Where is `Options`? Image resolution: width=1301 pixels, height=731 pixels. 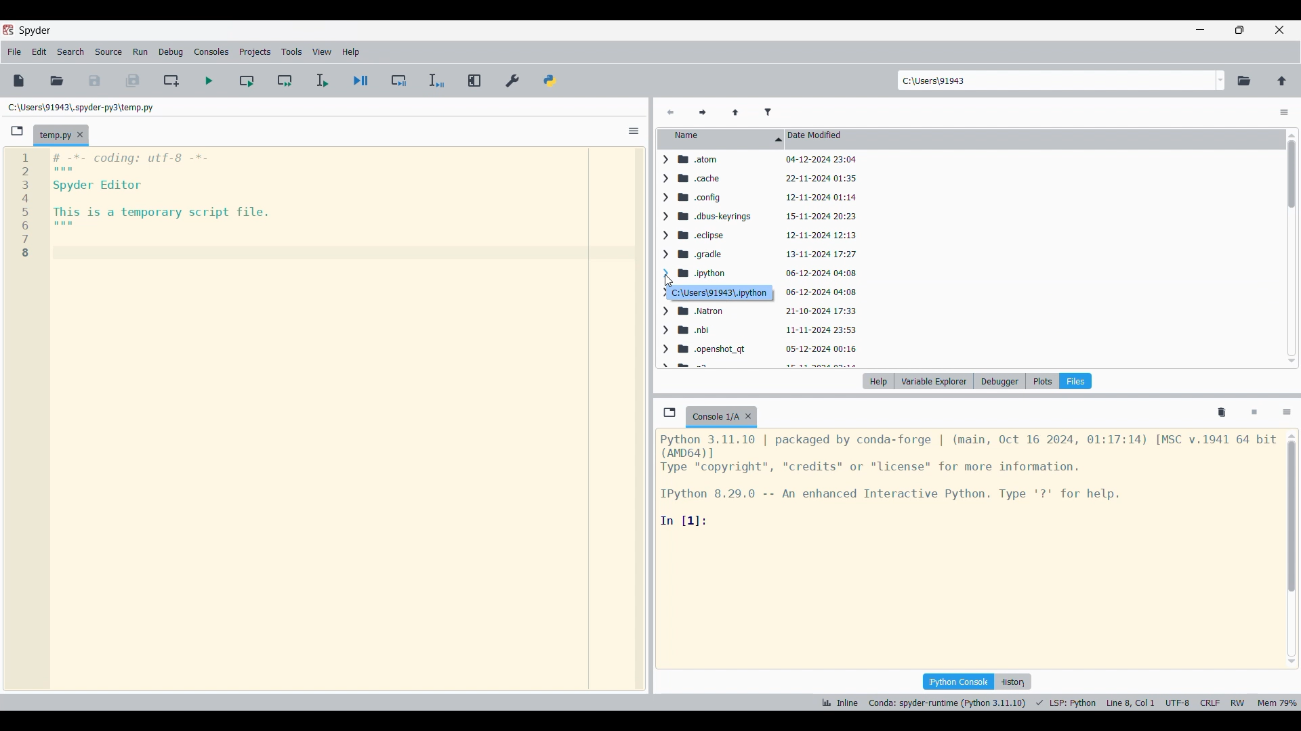 Options is located at coordinates (1284, 112).